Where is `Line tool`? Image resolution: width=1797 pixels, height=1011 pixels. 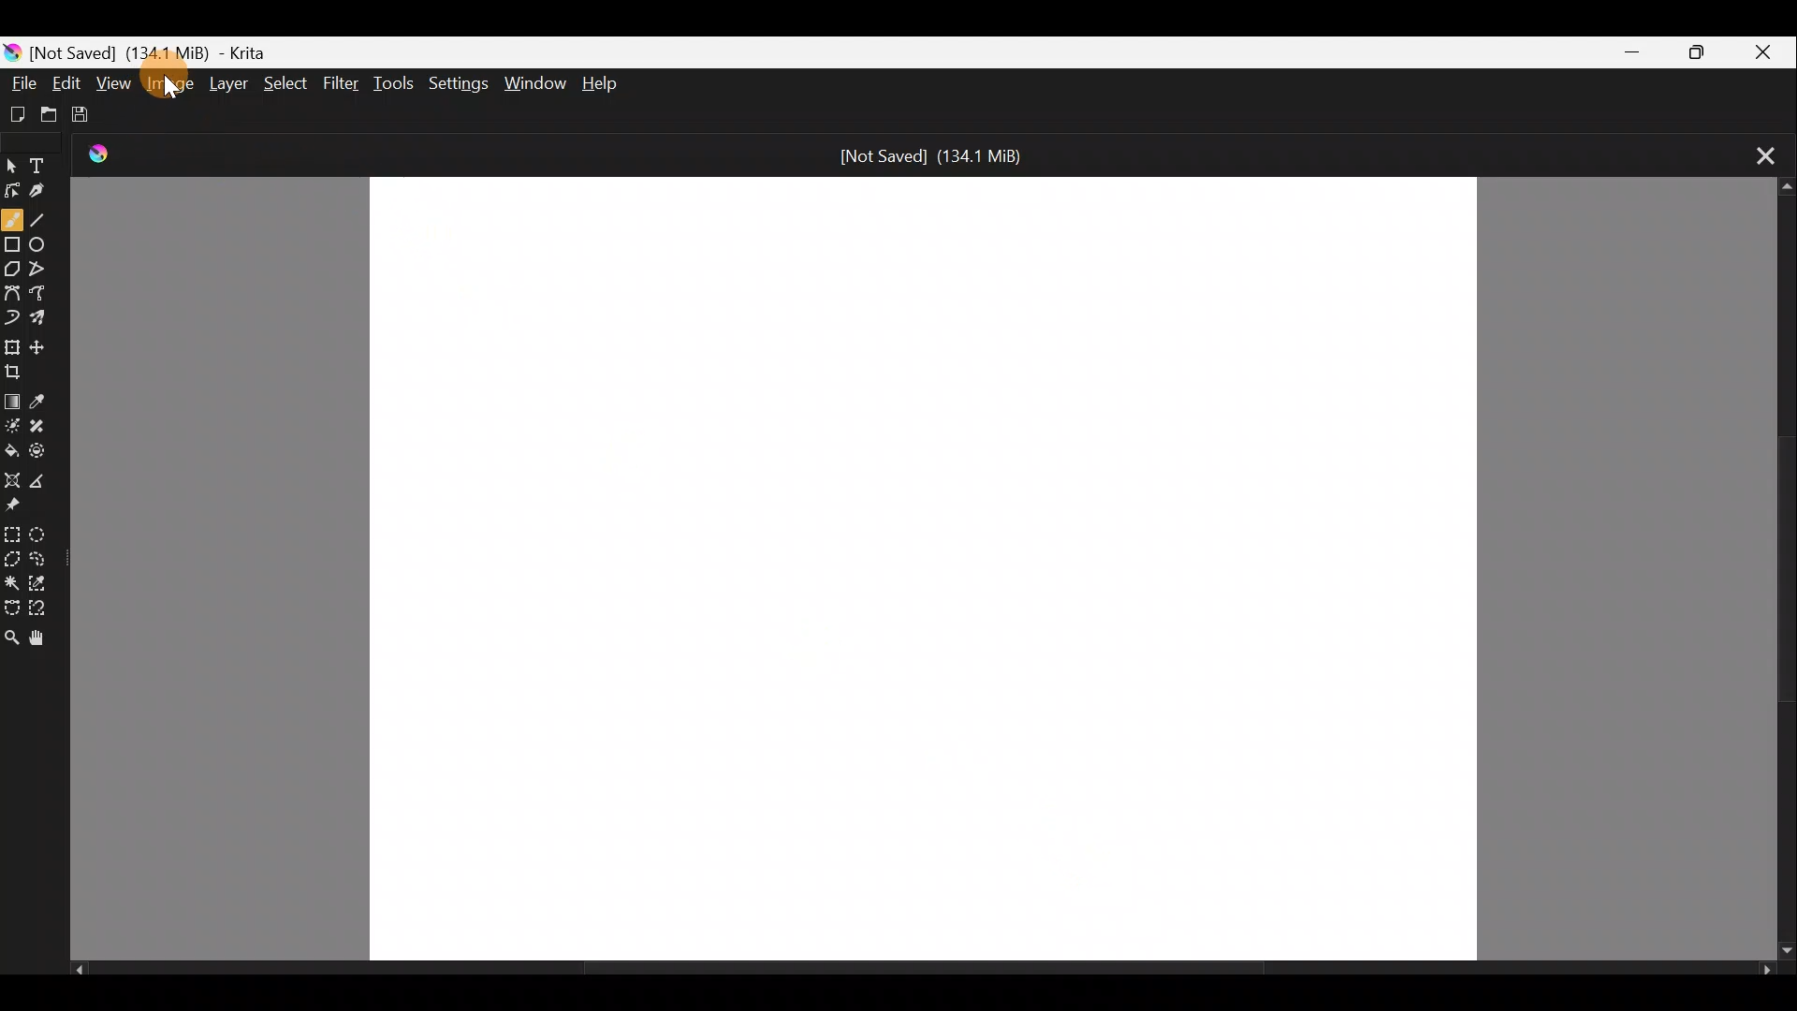 Line tool is located at coordinates (43, 220).